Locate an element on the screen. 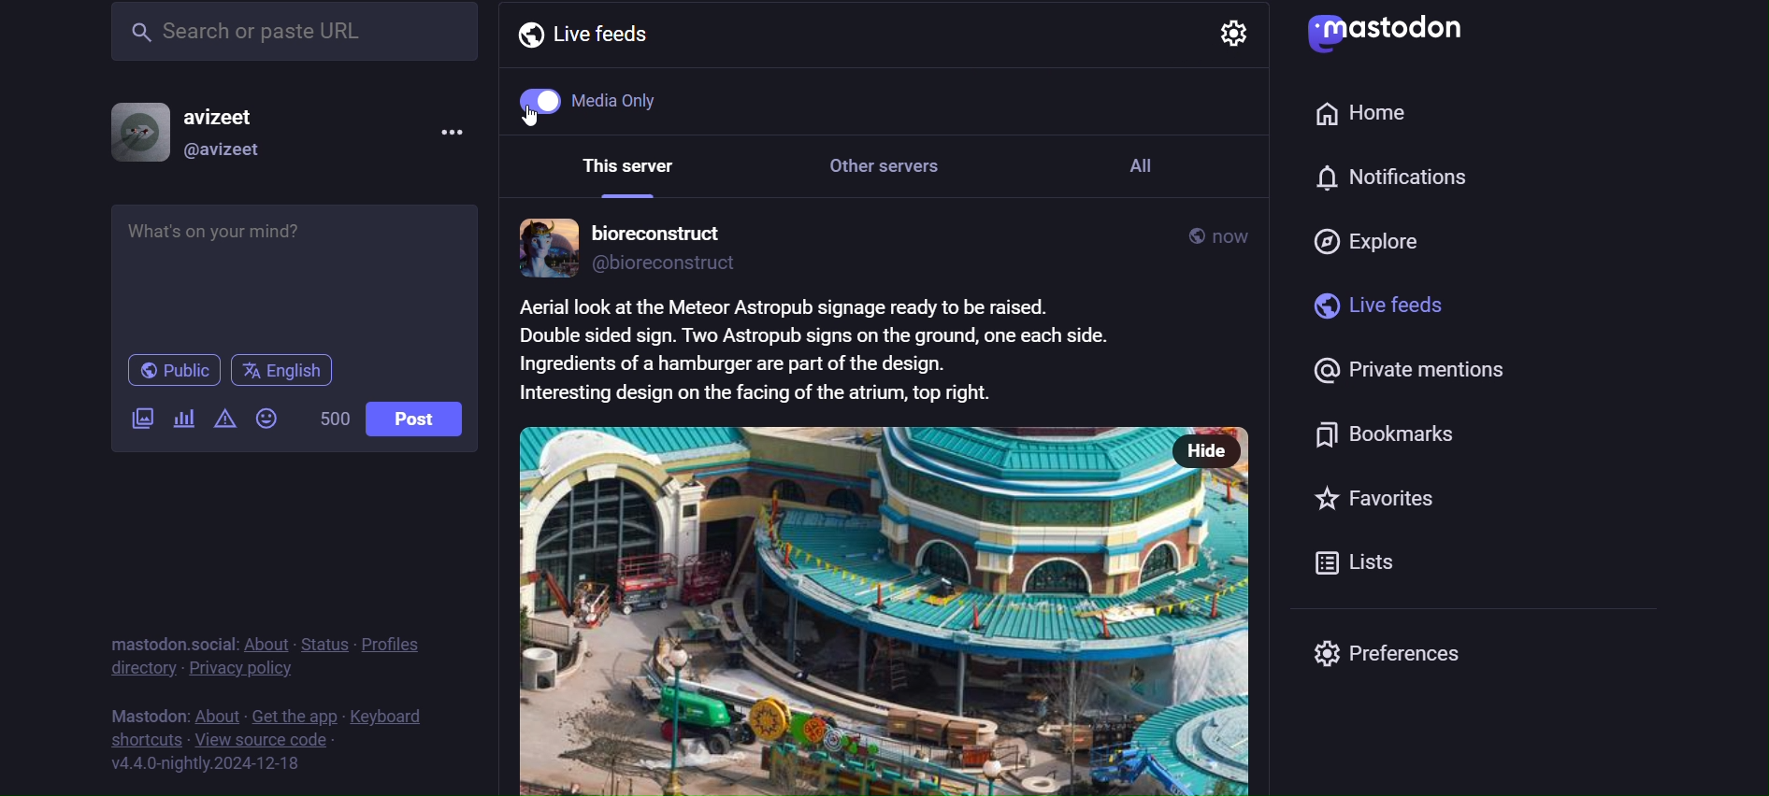 This screenshot has height=796, width=1769. bioreconstruct is located at coordinates (662, 232).